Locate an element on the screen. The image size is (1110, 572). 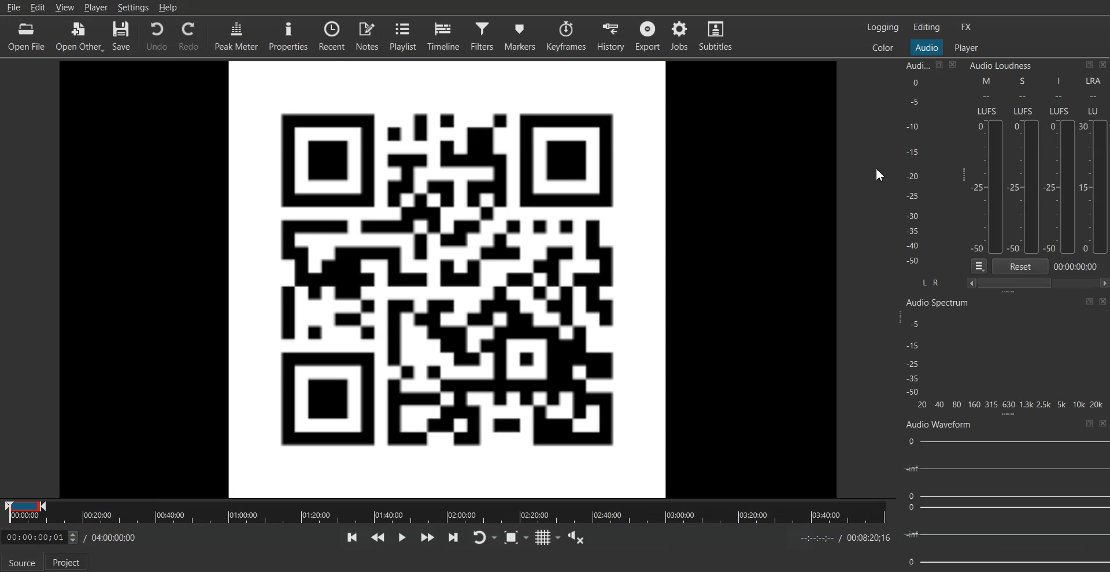
Toggle player looping is located at coordinates (484, 537).